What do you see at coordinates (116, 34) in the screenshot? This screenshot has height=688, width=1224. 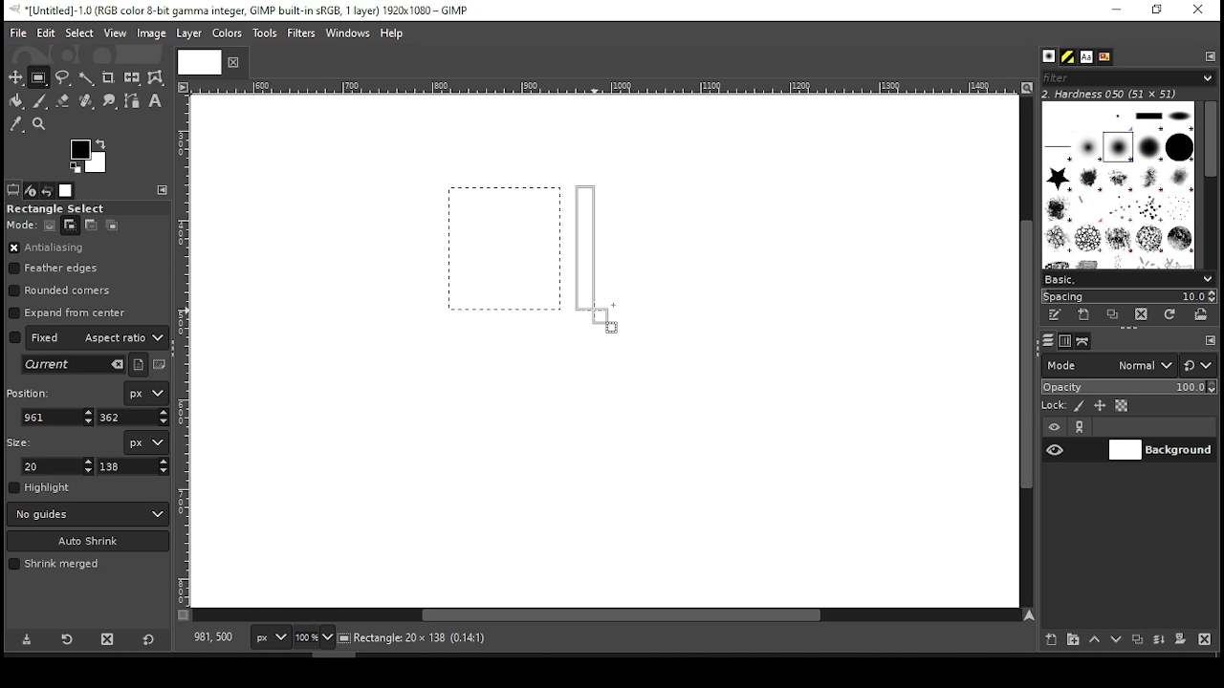 I see `view` at bounding box center [116, 34].